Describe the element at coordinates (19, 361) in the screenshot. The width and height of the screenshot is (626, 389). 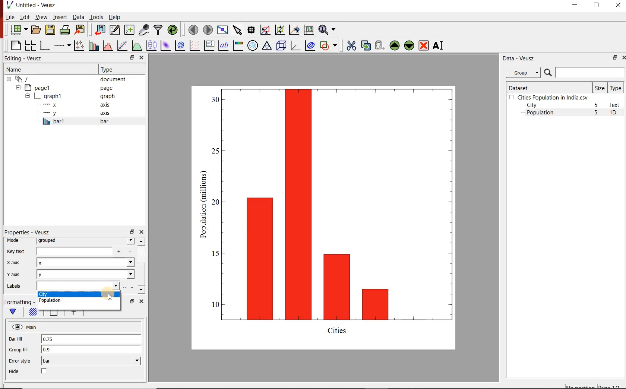
I see `Error style` at that location.